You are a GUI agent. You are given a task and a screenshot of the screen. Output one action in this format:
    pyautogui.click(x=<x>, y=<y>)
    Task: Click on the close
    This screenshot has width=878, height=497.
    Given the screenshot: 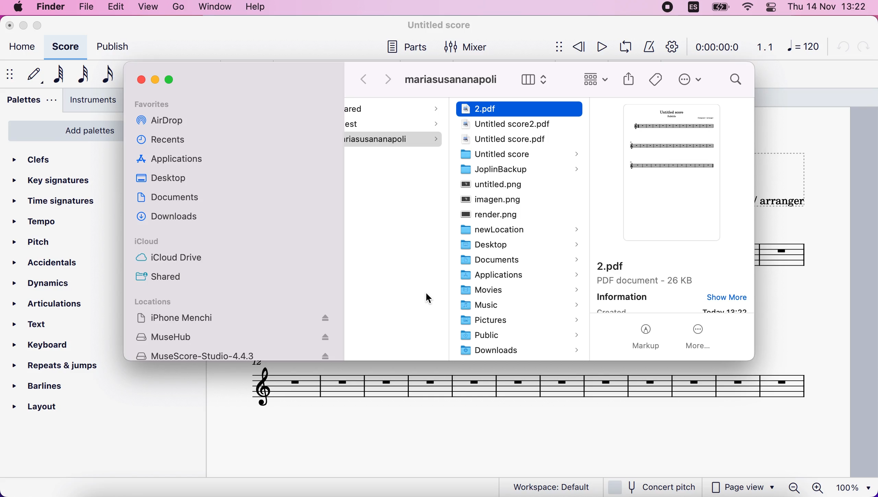 What is the action you would take?
    pyautogui.click(x=140, y=78)
    